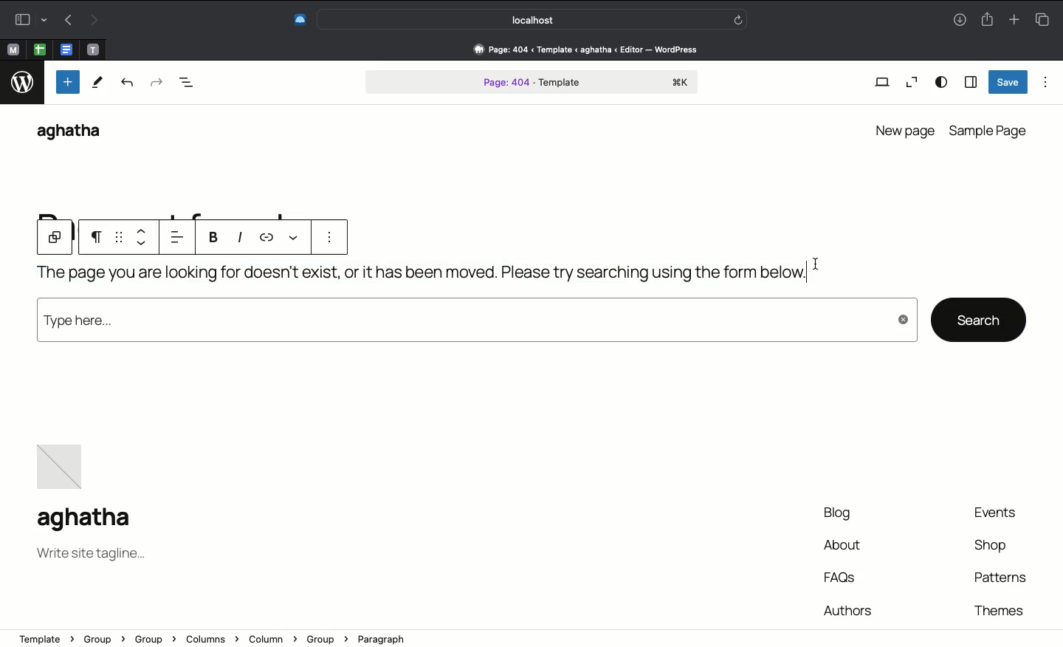 The height and width of the screenshot is (647, 1063). What do you see at coordinates (213, 240) in the screenshot?
I see `Bold` at bounding box center [213, 240].